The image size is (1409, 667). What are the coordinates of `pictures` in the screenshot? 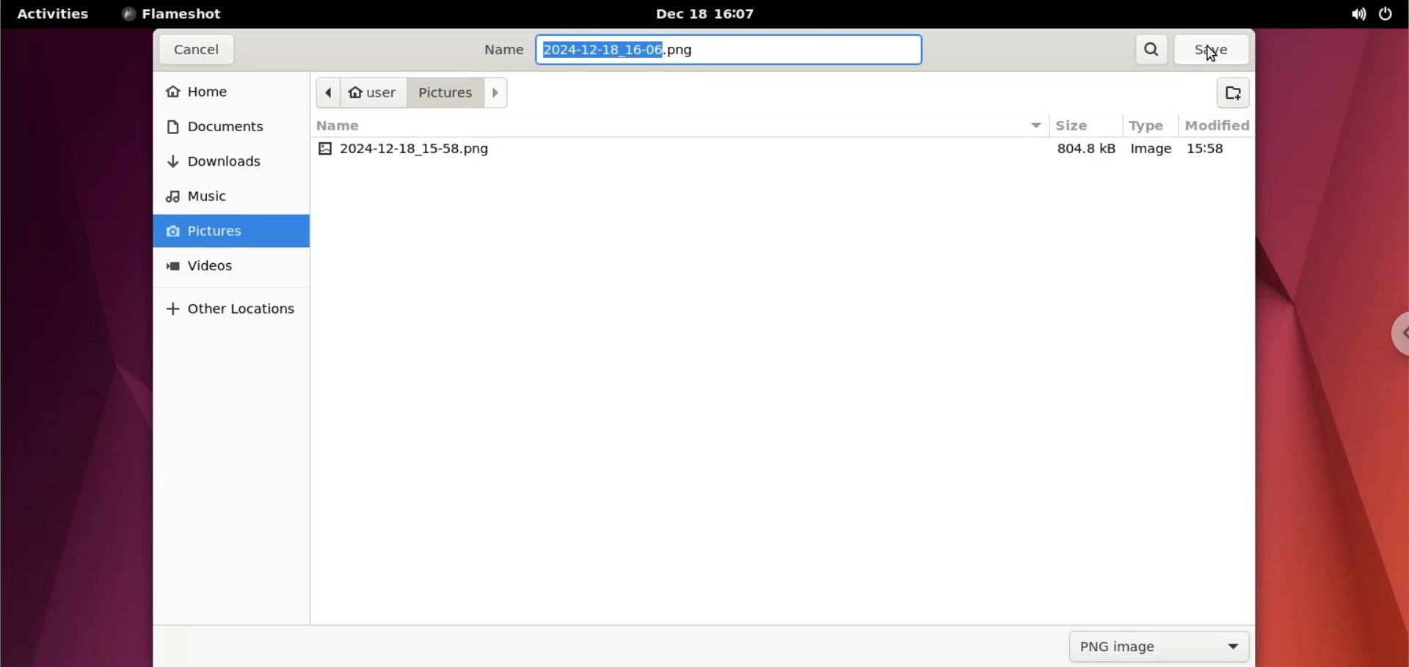 It's located at (230, 231).